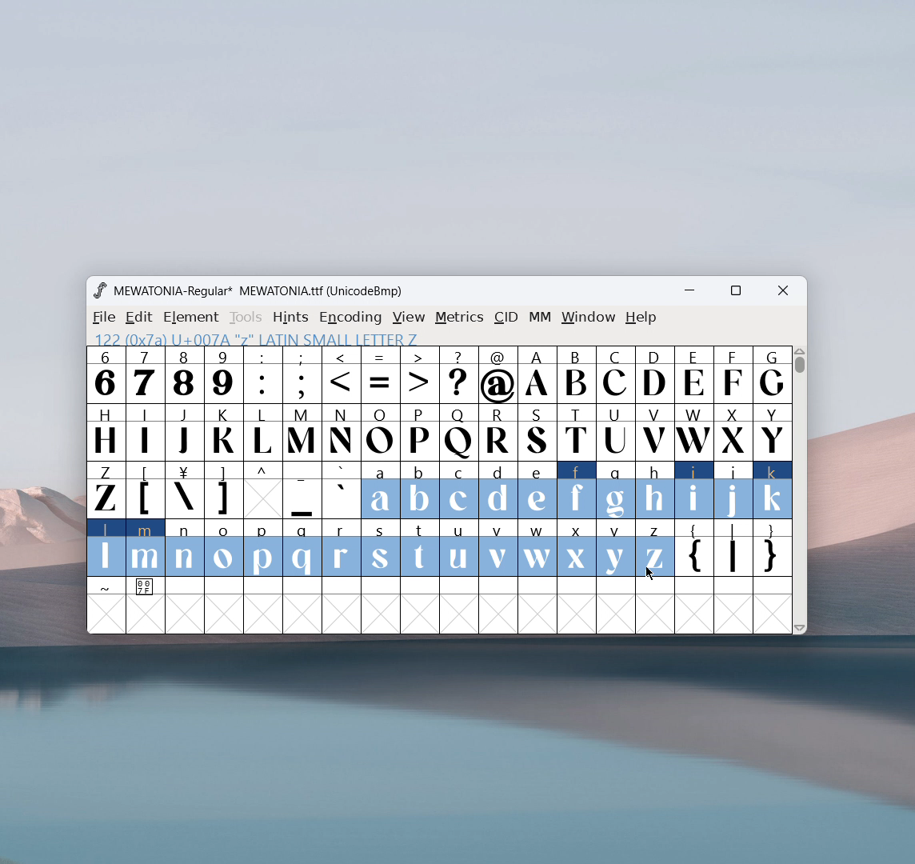 This screenshot has width=915, height=864. What do you see at coordinates (105, 489) in the screenshot?
I see `Z` at bounding box center [105, 489].